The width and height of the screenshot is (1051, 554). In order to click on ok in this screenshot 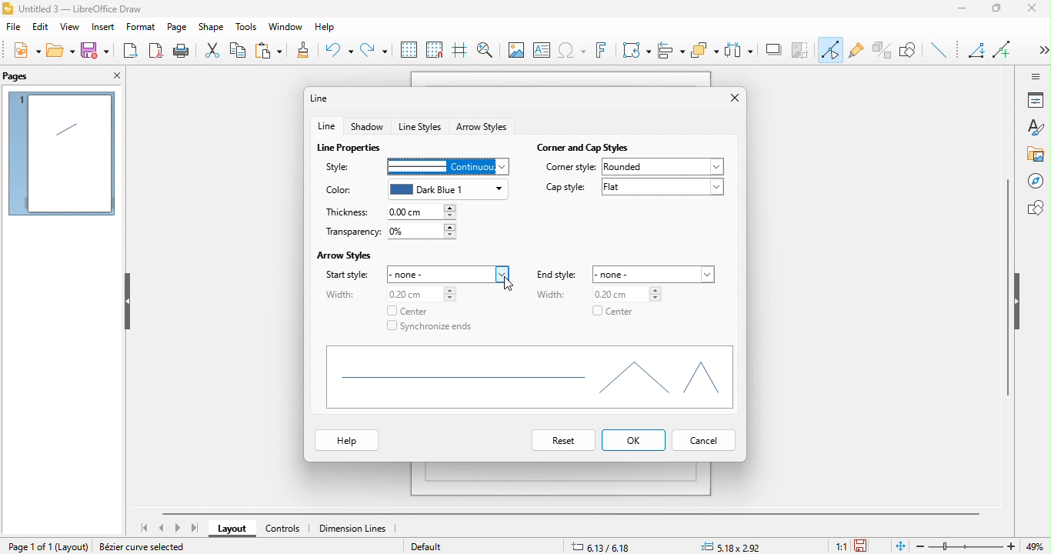, I will do `click(635, 439)`.